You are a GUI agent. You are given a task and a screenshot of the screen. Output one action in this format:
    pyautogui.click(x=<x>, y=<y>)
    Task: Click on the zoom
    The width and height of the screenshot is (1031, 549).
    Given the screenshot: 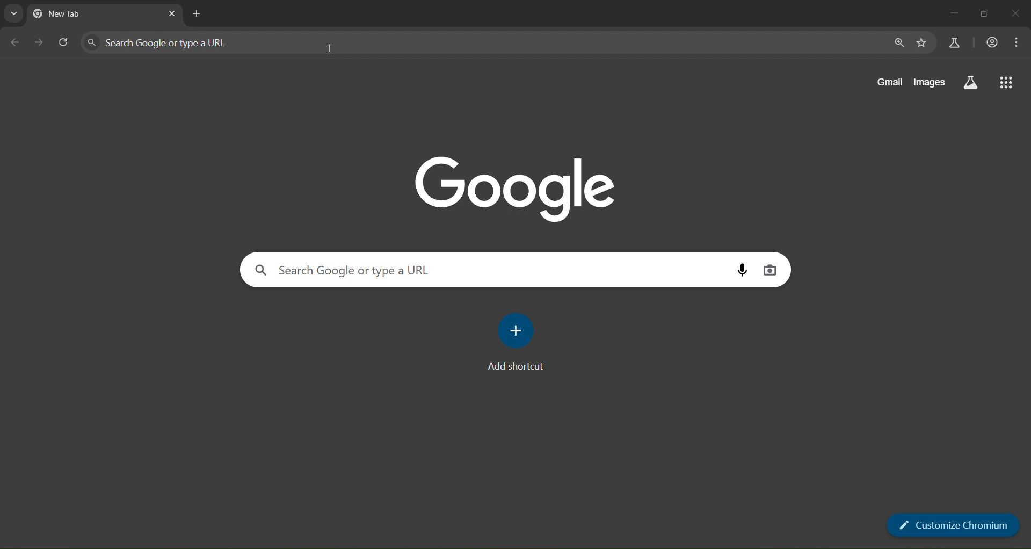 What is the action you would take?
    pyautogui.click(x=899, y=42)
    